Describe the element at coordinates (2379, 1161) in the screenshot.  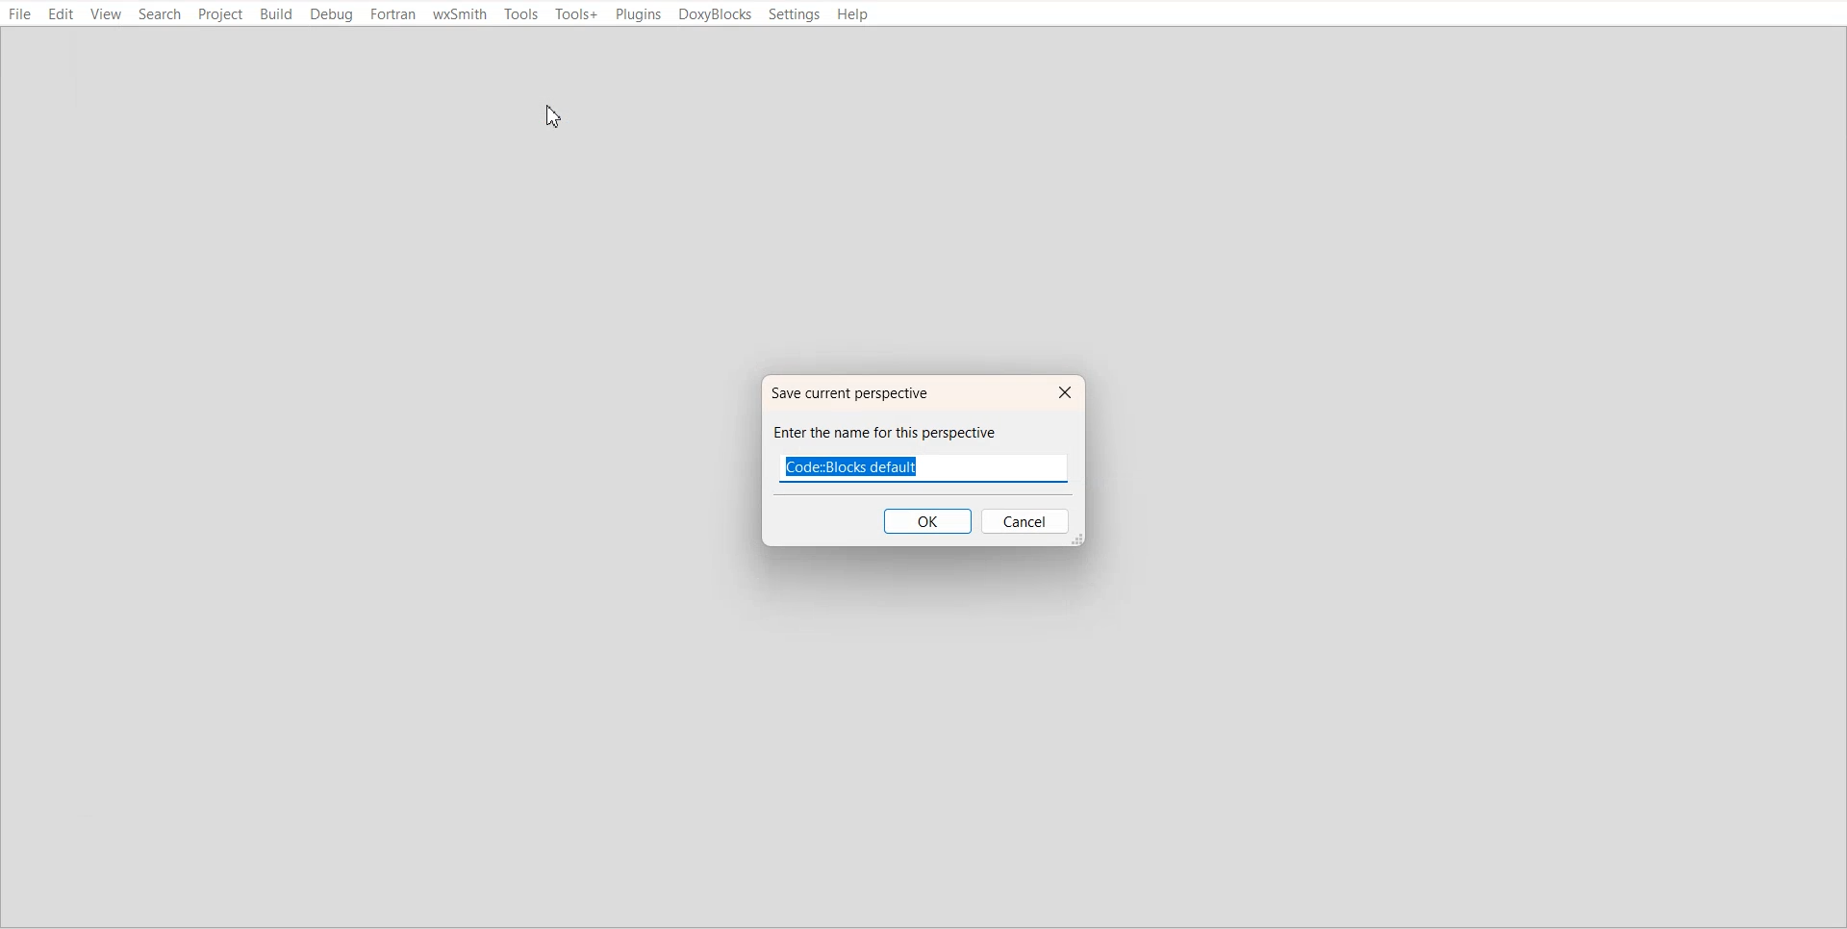
I see `Text` at that location.